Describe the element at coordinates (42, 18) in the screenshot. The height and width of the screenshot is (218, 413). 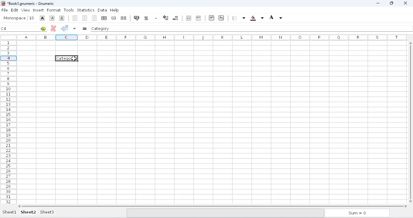
I see `bold` at that location.